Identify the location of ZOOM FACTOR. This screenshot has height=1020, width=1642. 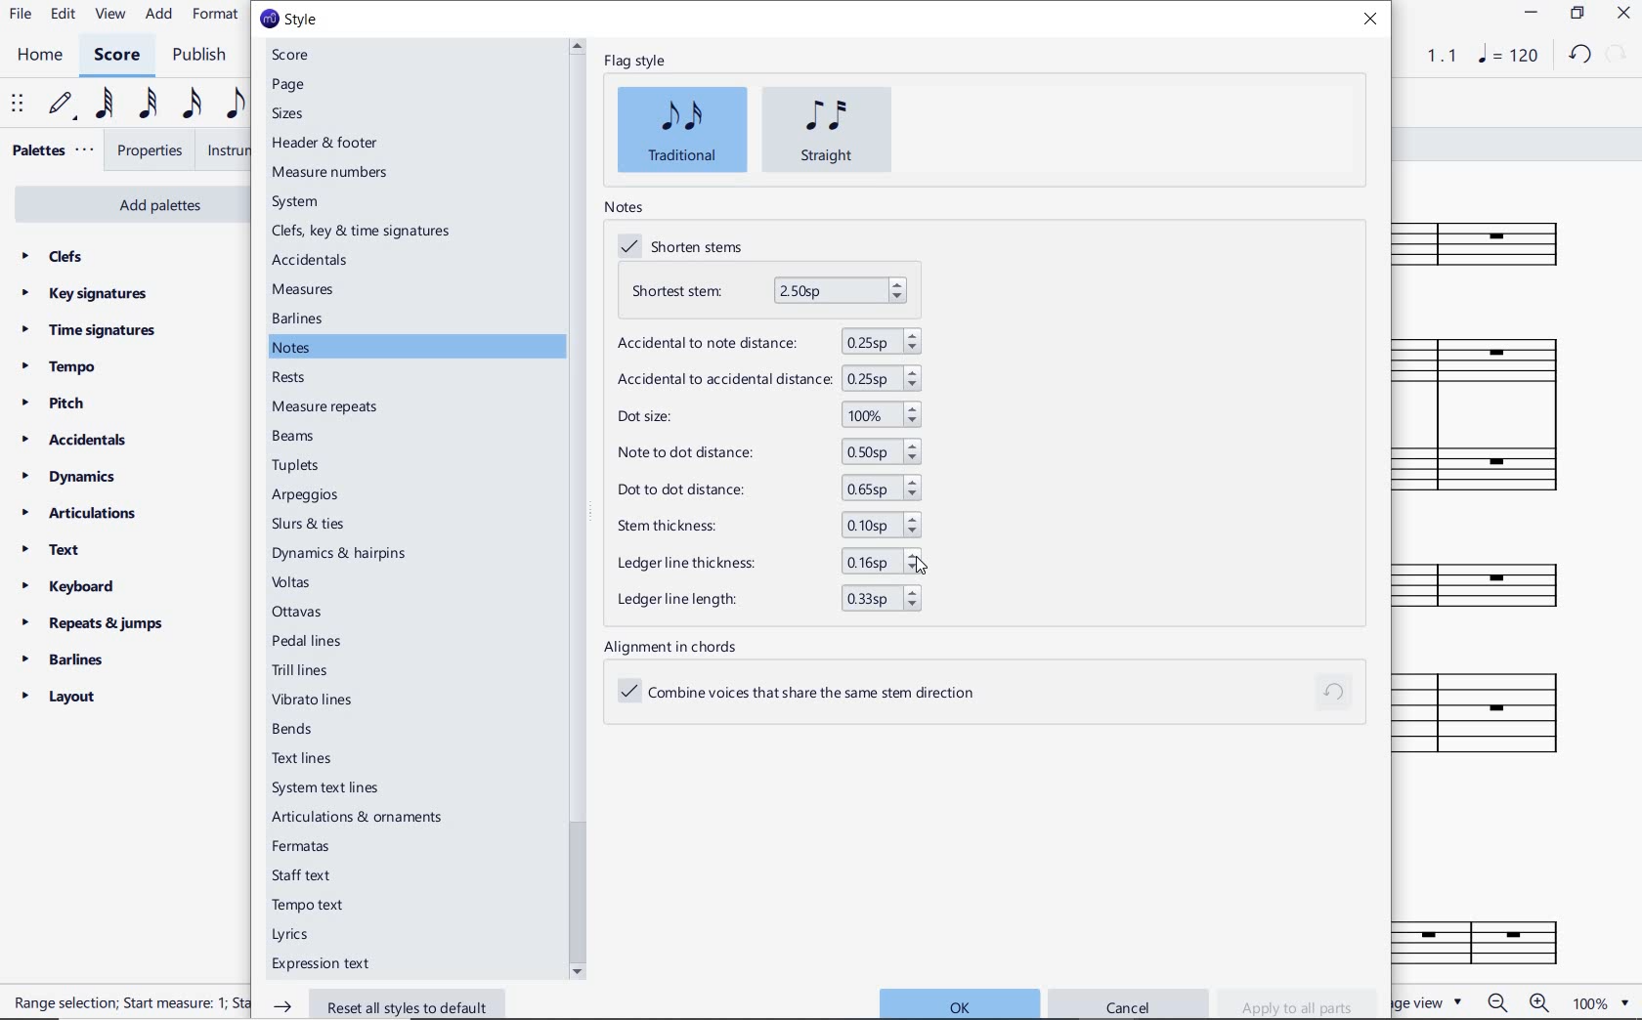
(1601, 1001).